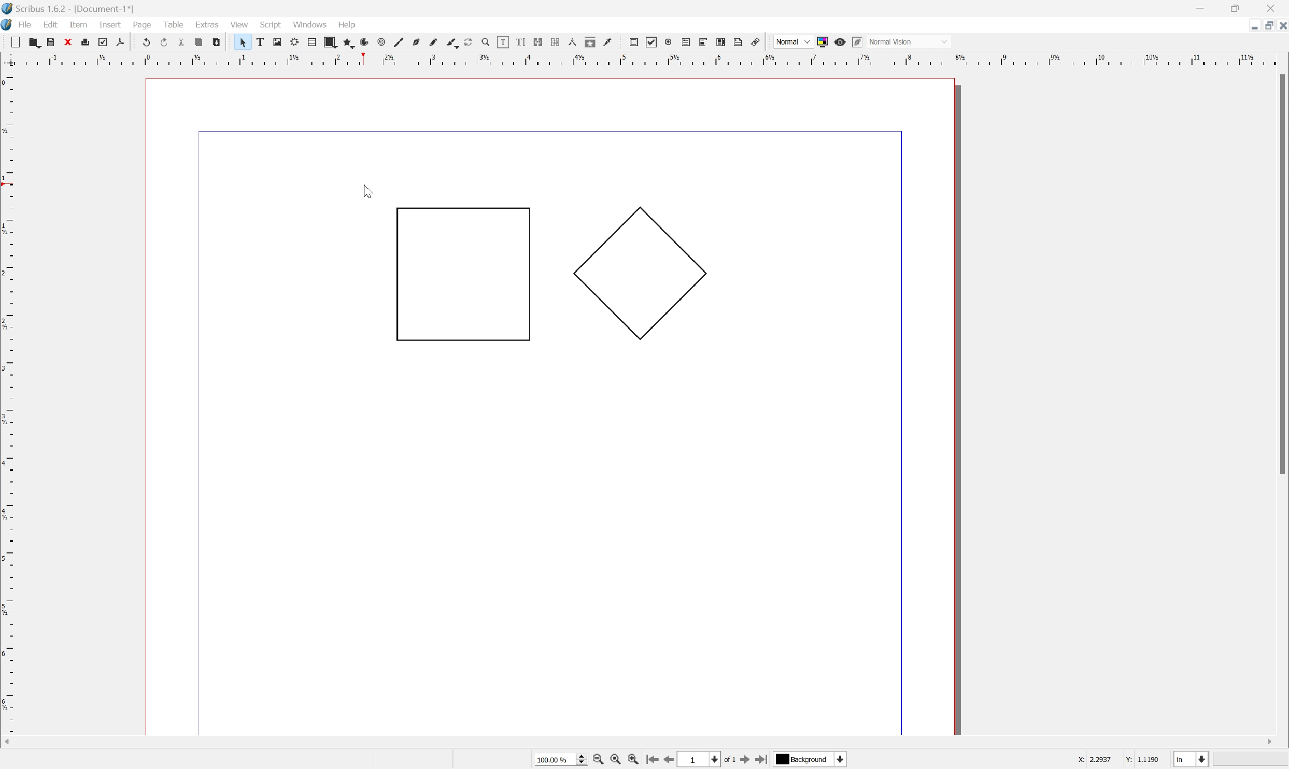  What do you see at coordinates (571, 42) in the screenshot?
I see `measurements` at bounding box center [571, 42].